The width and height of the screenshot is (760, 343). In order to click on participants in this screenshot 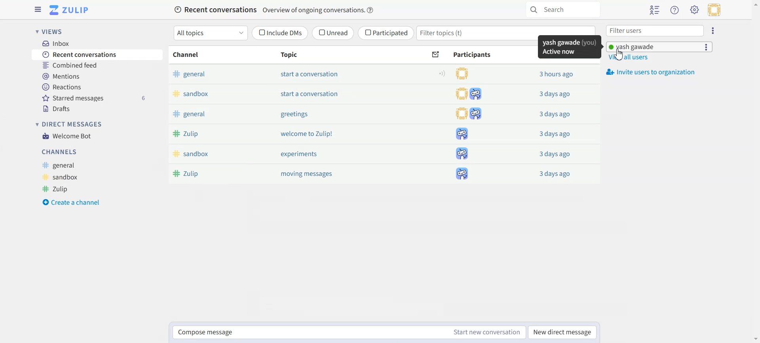, I will do `click(469, 94)`.